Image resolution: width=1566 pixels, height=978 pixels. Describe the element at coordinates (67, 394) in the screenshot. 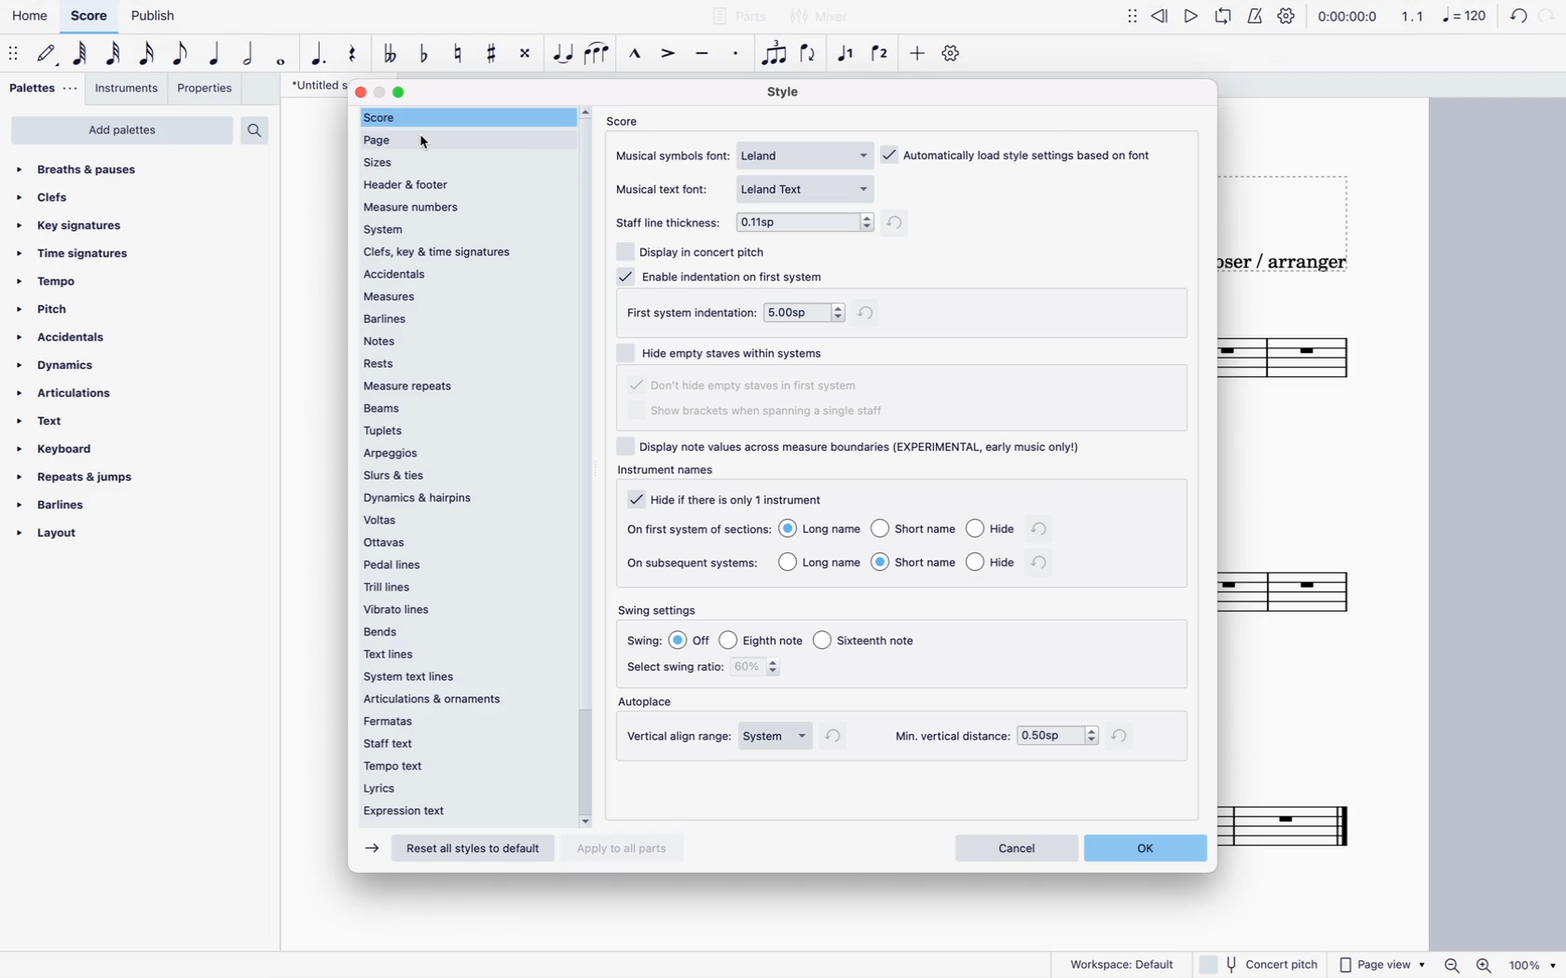

I see `articulations` at that location.